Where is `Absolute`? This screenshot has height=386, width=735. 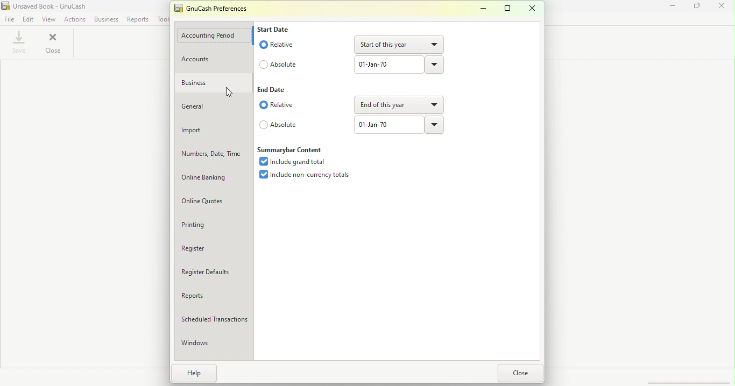 Absolute is located at coordinates (279, 124).